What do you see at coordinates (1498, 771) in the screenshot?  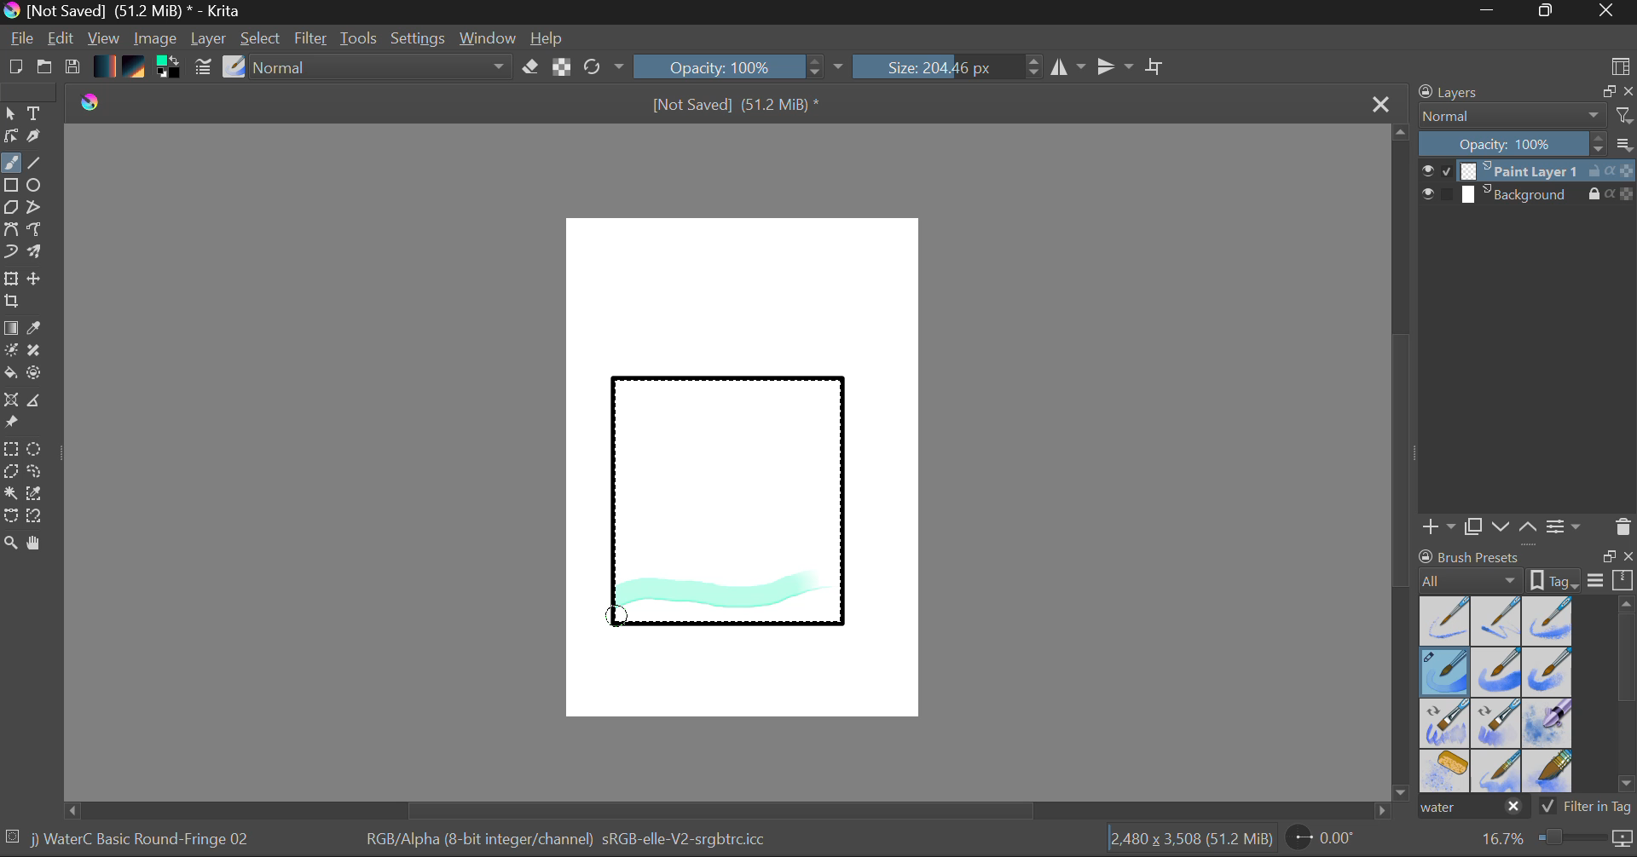 I see `Water C - Spread` at bounding box center [1498, 771].